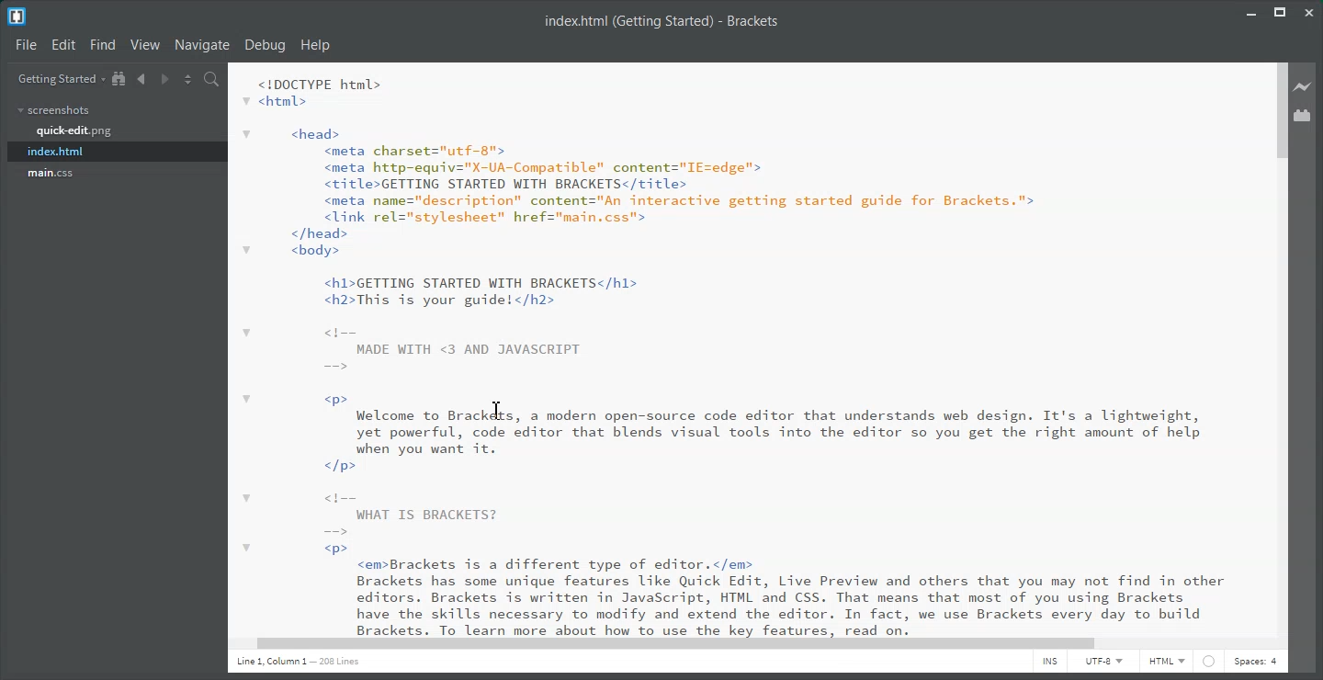 This screenshot has width=1323, height=680. Describe the element at coordinates (265, 45) in the screenshot. I see `Debug` at that location.